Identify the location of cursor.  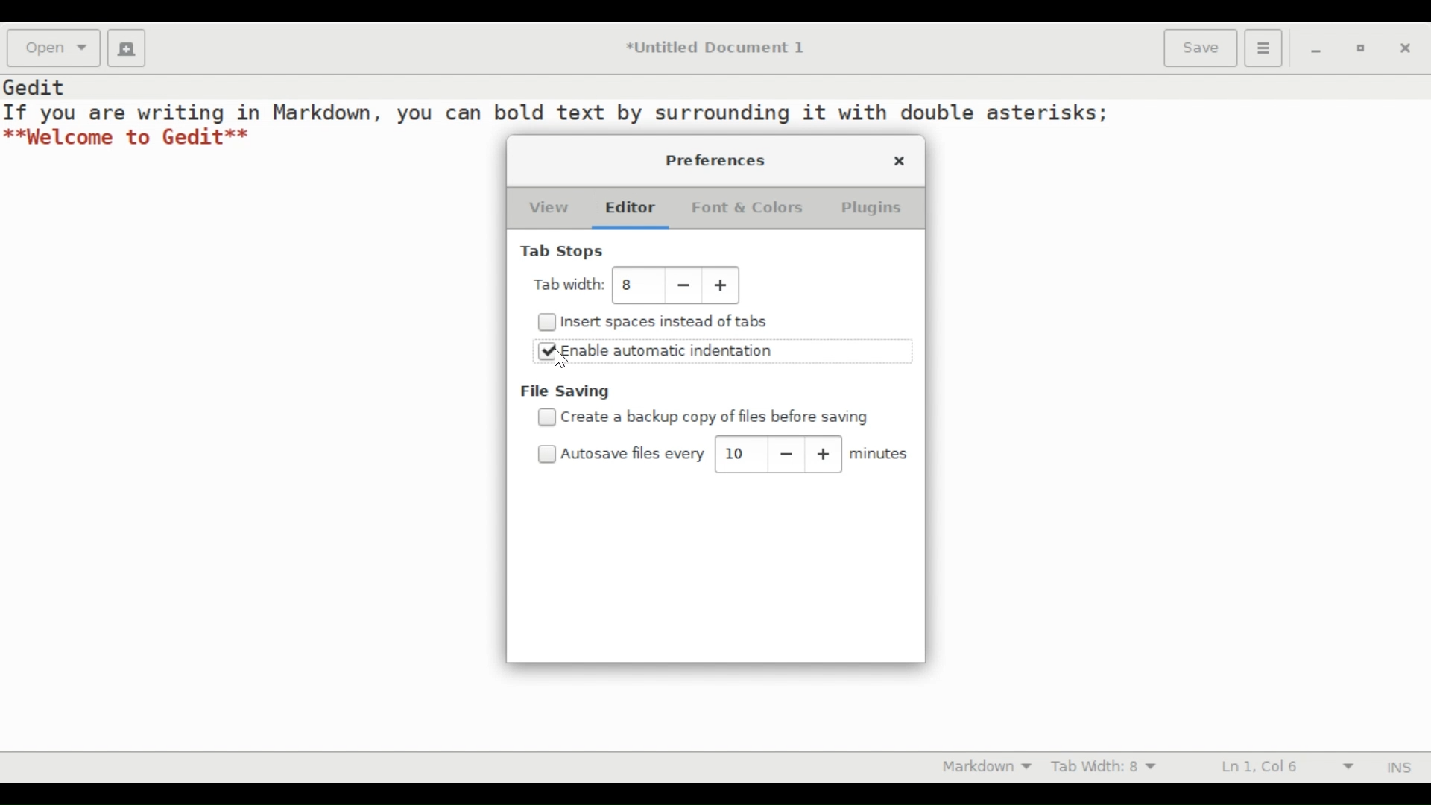
(564, 362).